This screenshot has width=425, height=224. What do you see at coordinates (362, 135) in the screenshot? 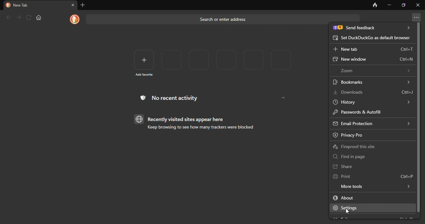
I see `privacy pro` at bounding box center [362, 135].